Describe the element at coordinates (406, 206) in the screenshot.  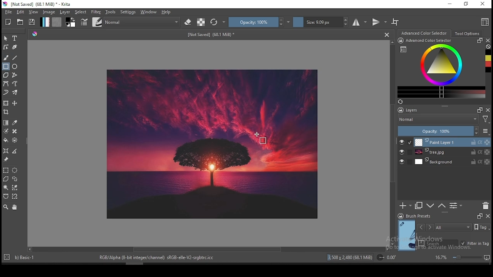
I see `new layer` at that location.